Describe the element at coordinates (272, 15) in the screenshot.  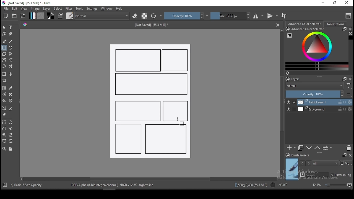
I see `` at that location.